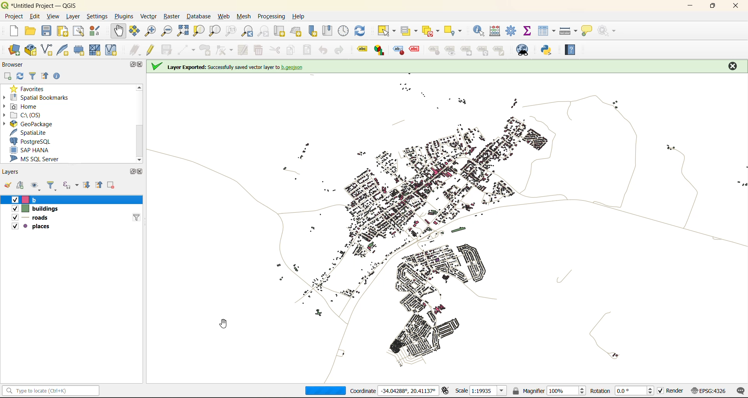  I want to click on favorites, so click(32, 89).